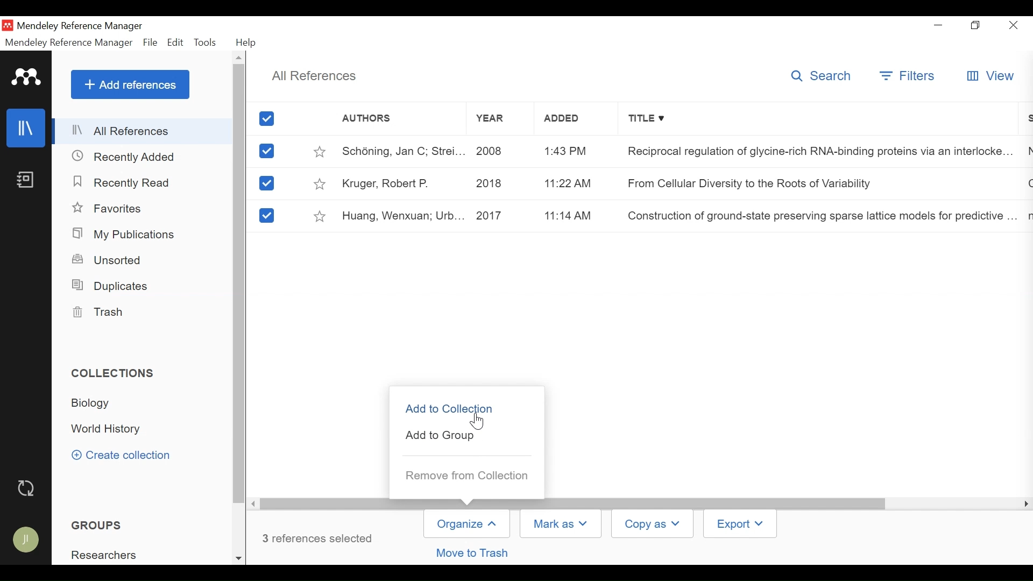  I want to click on Duplicates, so click(111, 286).